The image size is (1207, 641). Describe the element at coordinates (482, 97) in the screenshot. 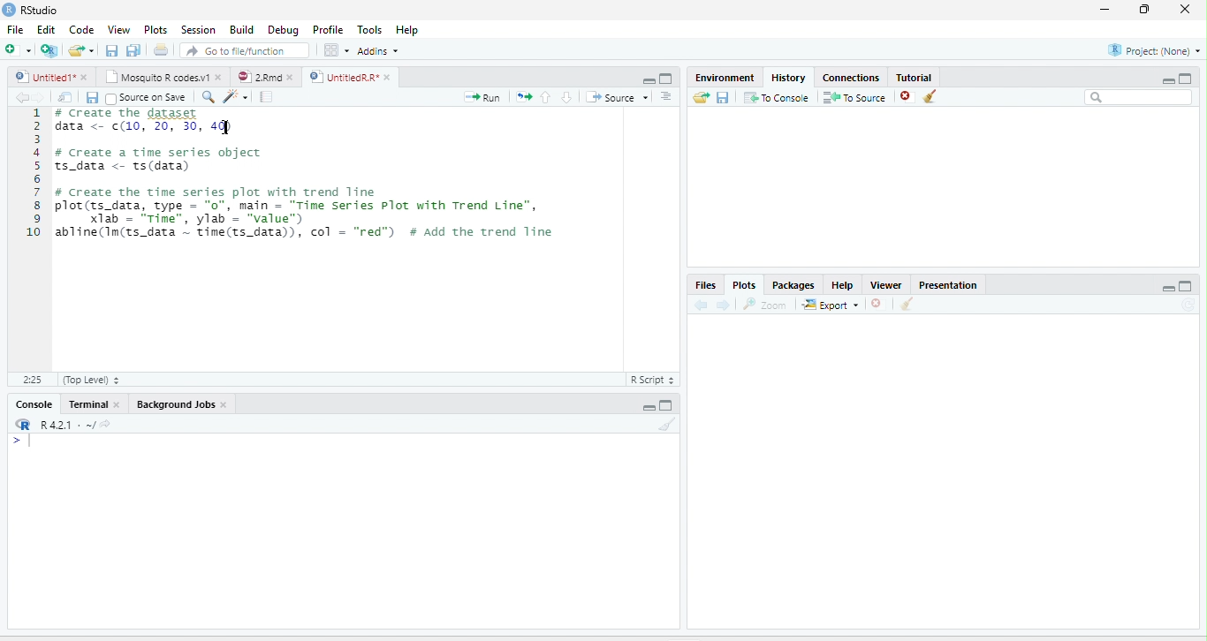

I see `Run` at that location.